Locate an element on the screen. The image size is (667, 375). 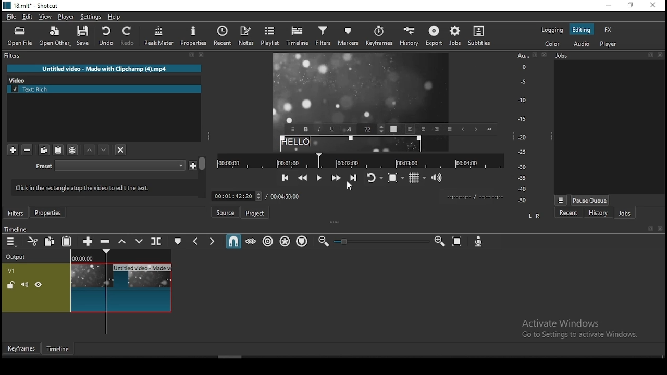
properties is located at coordinates (192, 36).